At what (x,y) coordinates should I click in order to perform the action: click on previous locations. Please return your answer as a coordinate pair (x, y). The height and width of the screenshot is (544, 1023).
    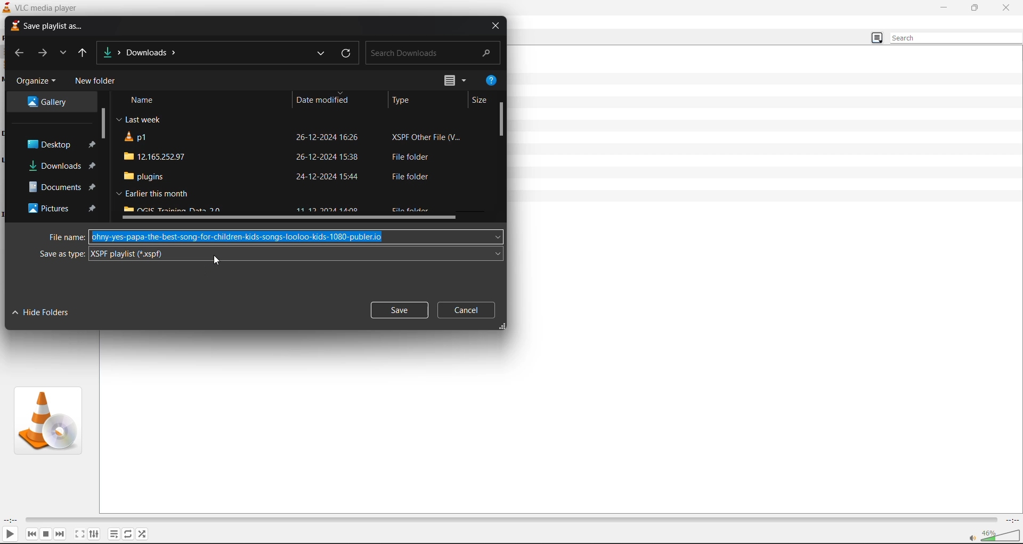
    Looking at the image, I should click on (319, 54).